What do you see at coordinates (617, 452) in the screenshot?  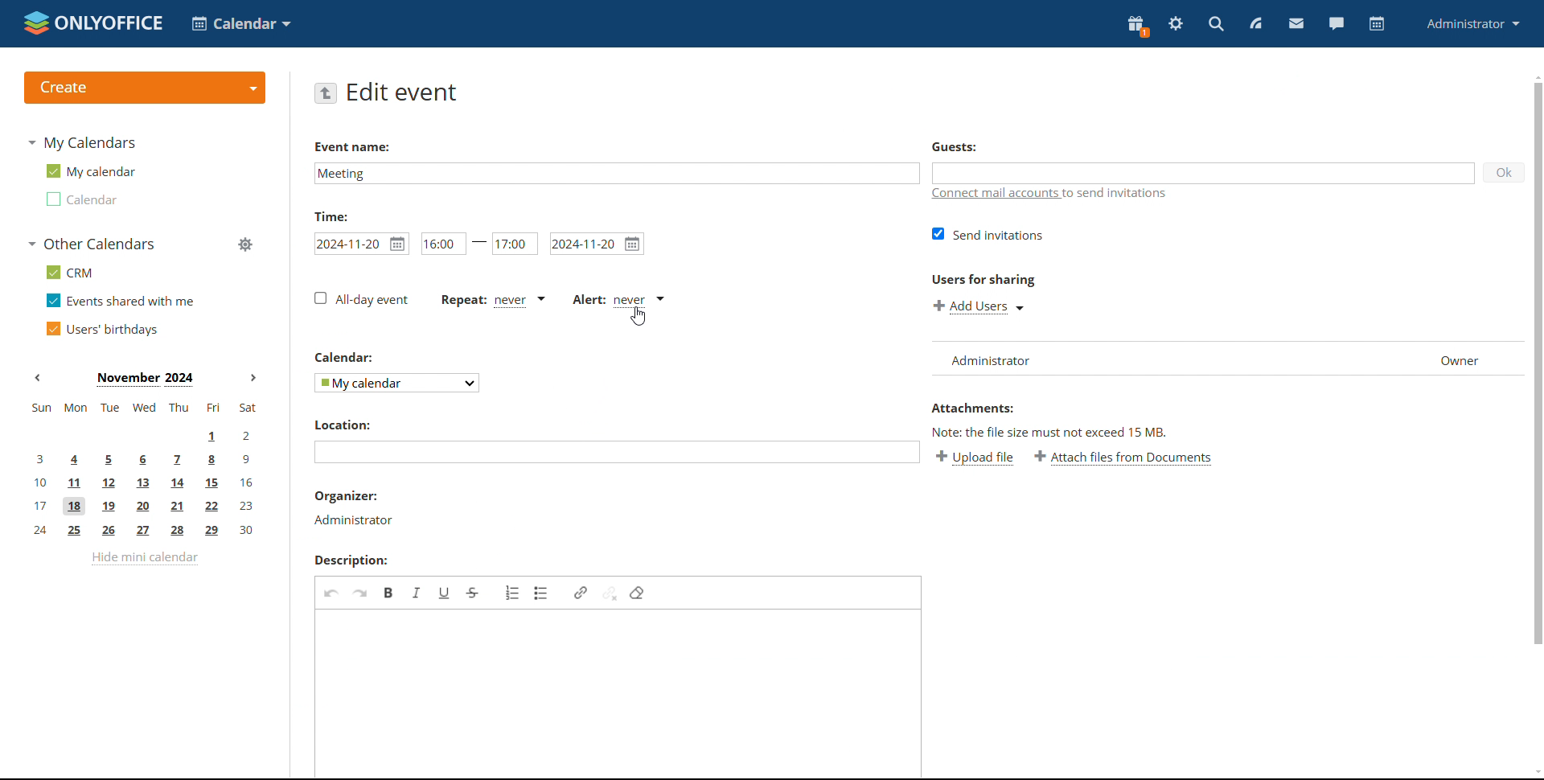 I see `add location` at bounding box center [617, 452].